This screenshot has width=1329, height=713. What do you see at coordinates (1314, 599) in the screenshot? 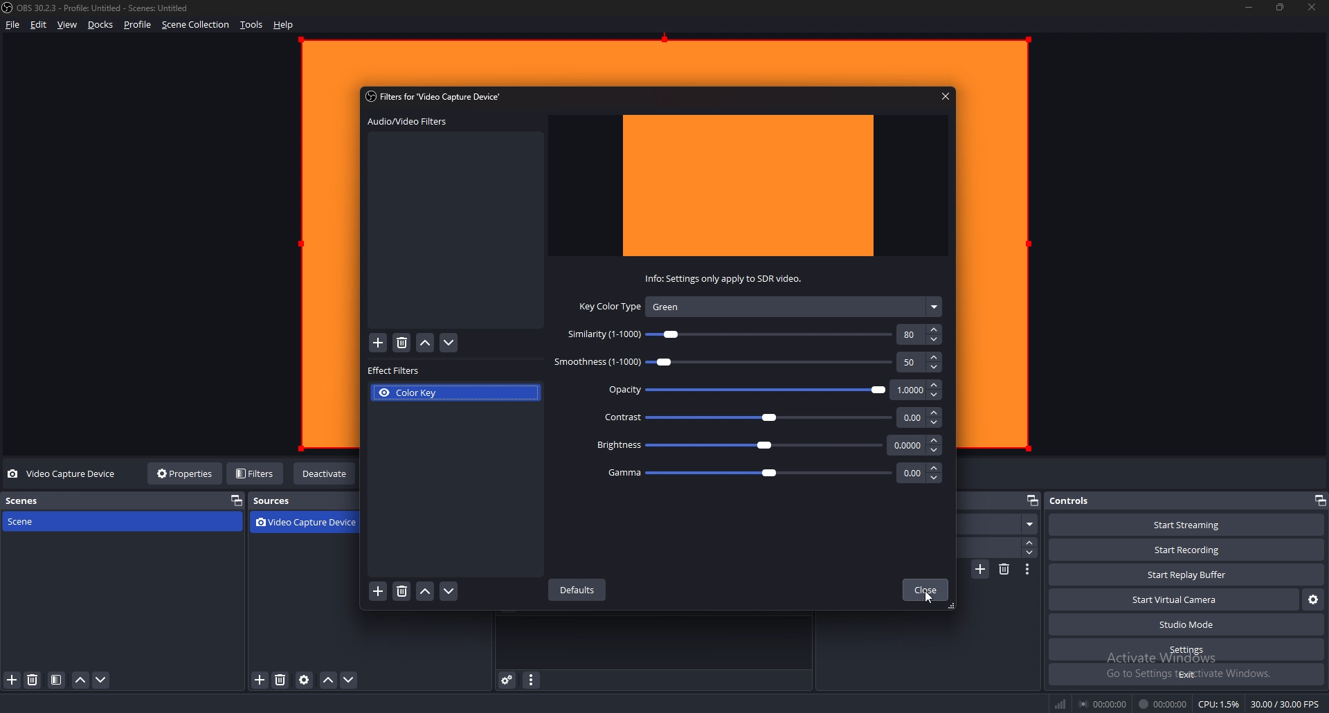
I see `virtual camera properties` at bounding box center [1314, 599].